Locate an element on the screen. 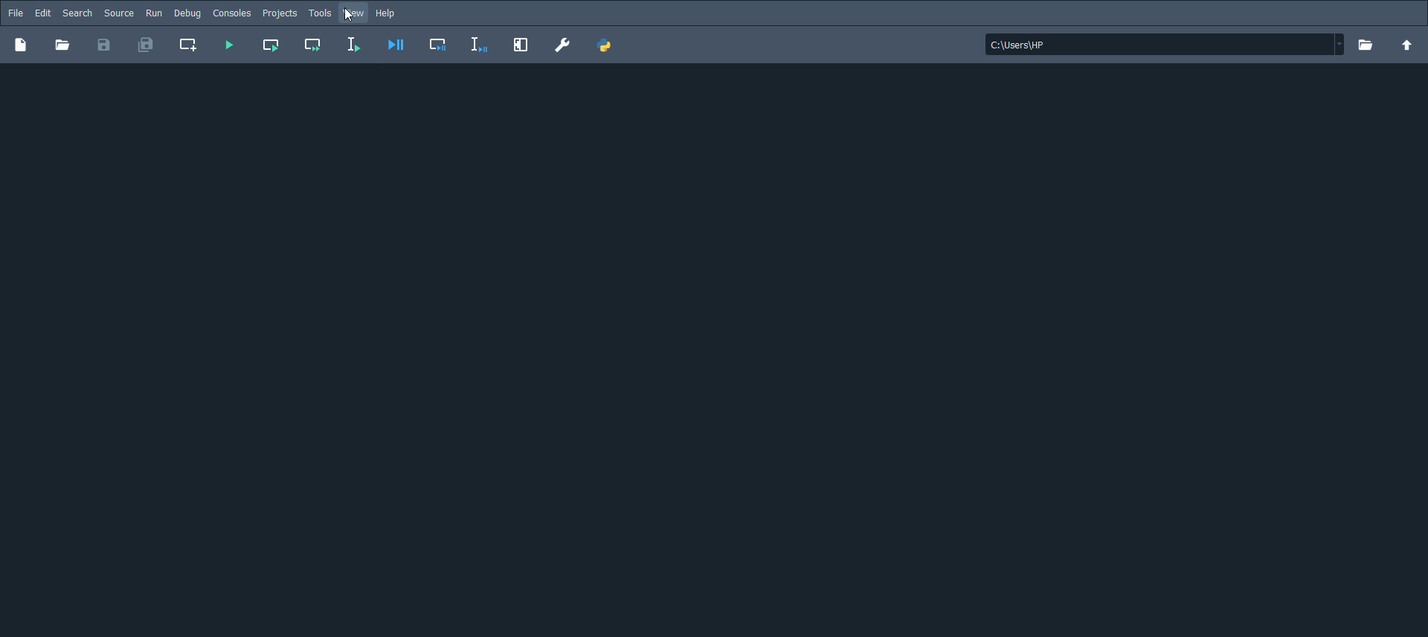 The height and width of the screenshot is (637, 1428). Change to parent directory is located at coordinates (1408, 44).